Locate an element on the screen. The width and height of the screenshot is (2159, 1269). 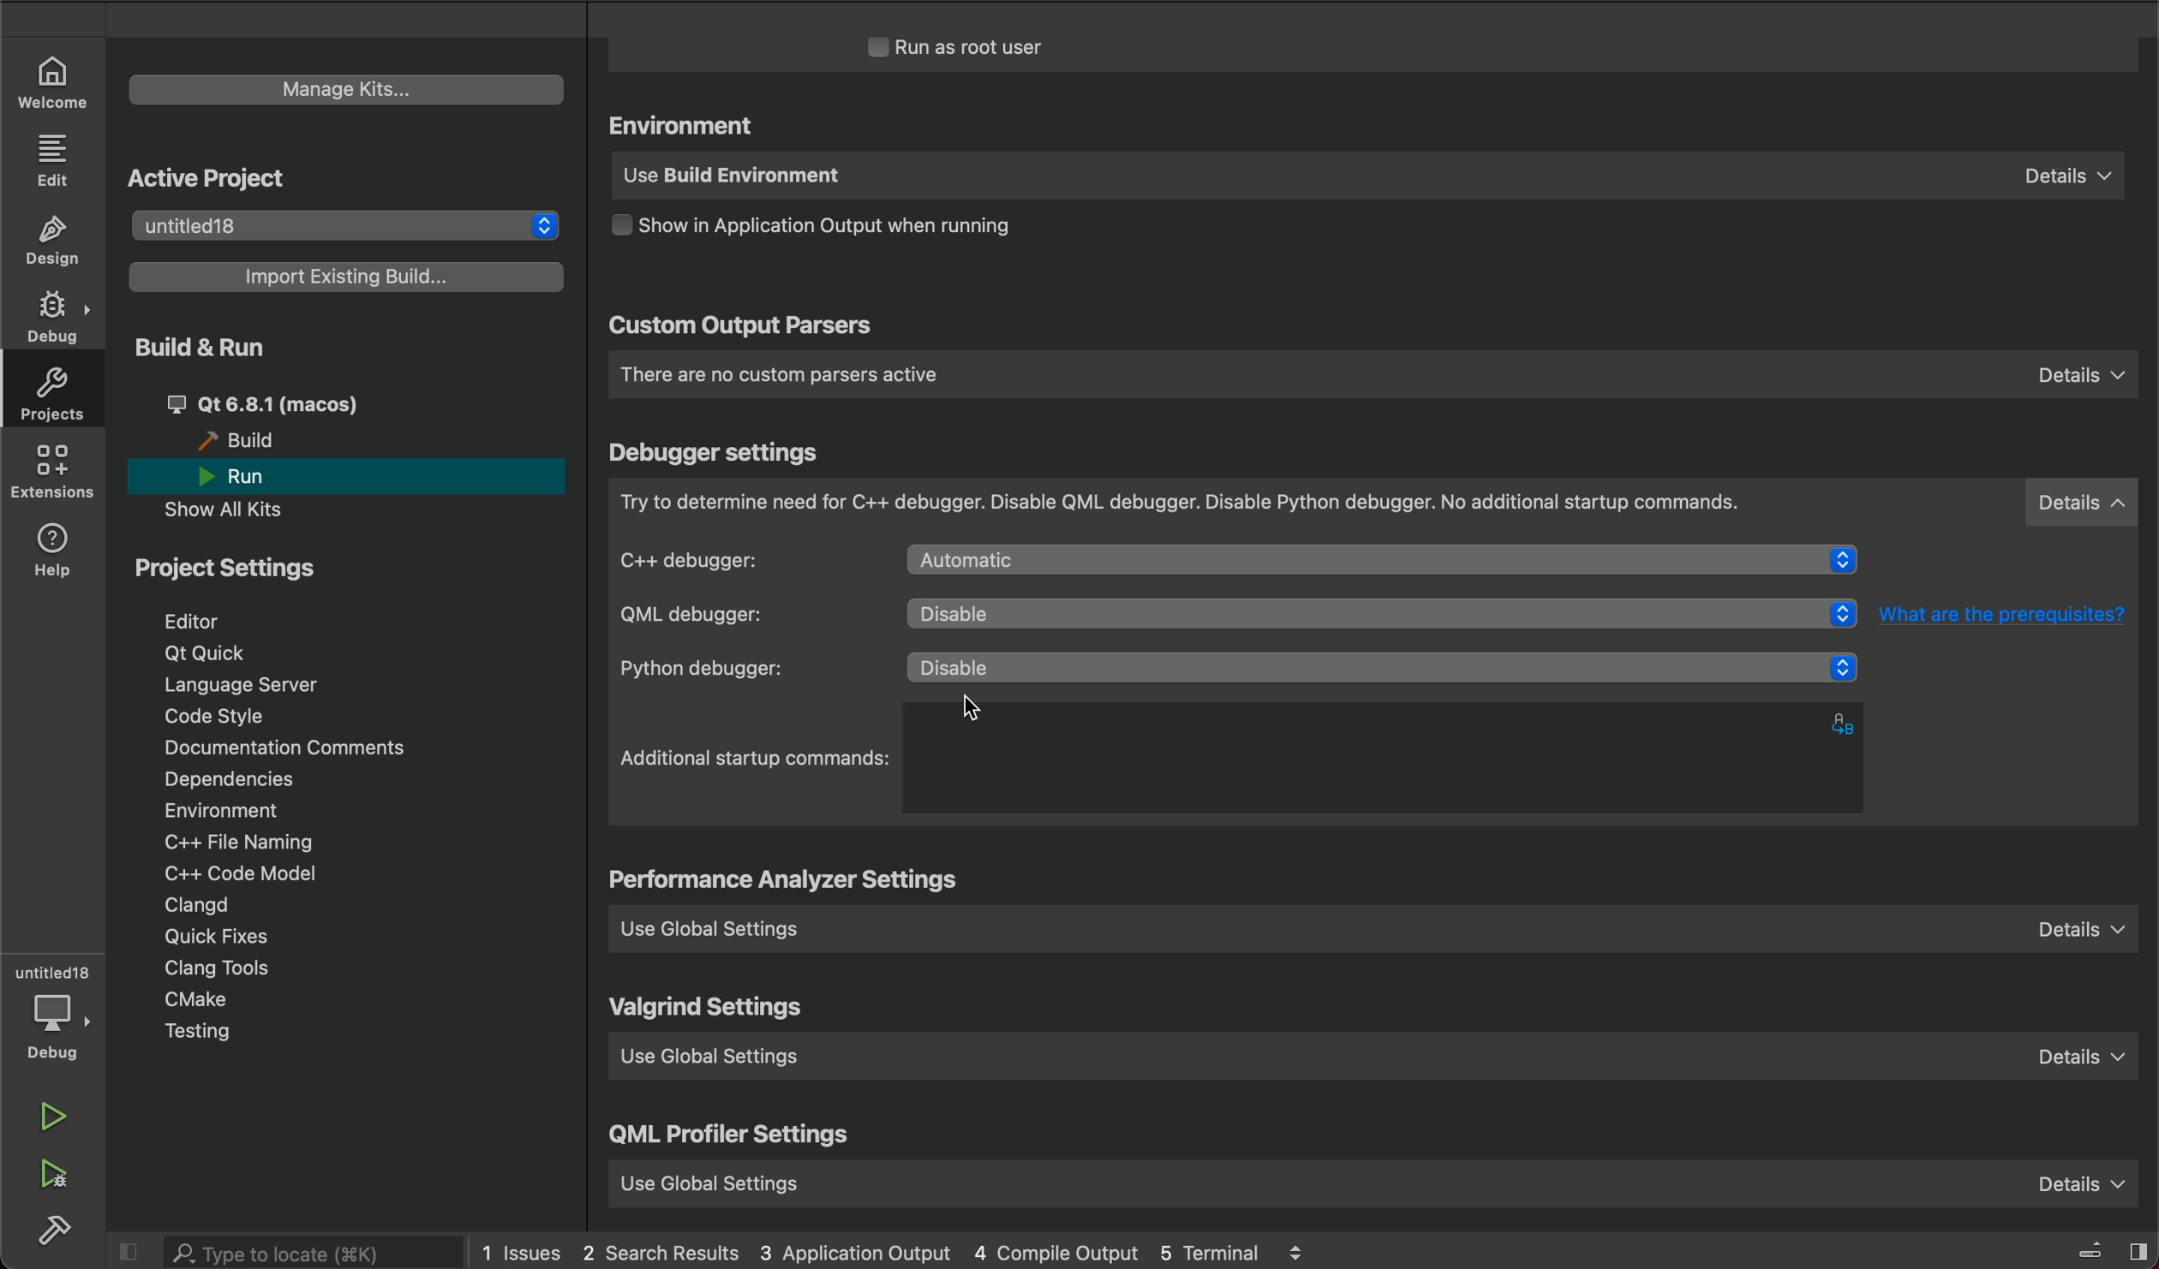
EDIT is located at coordinates (56, 159).